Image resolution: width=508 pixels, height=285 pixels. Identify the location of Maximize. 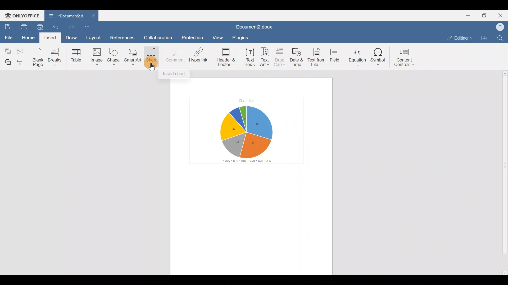
(485, 16).